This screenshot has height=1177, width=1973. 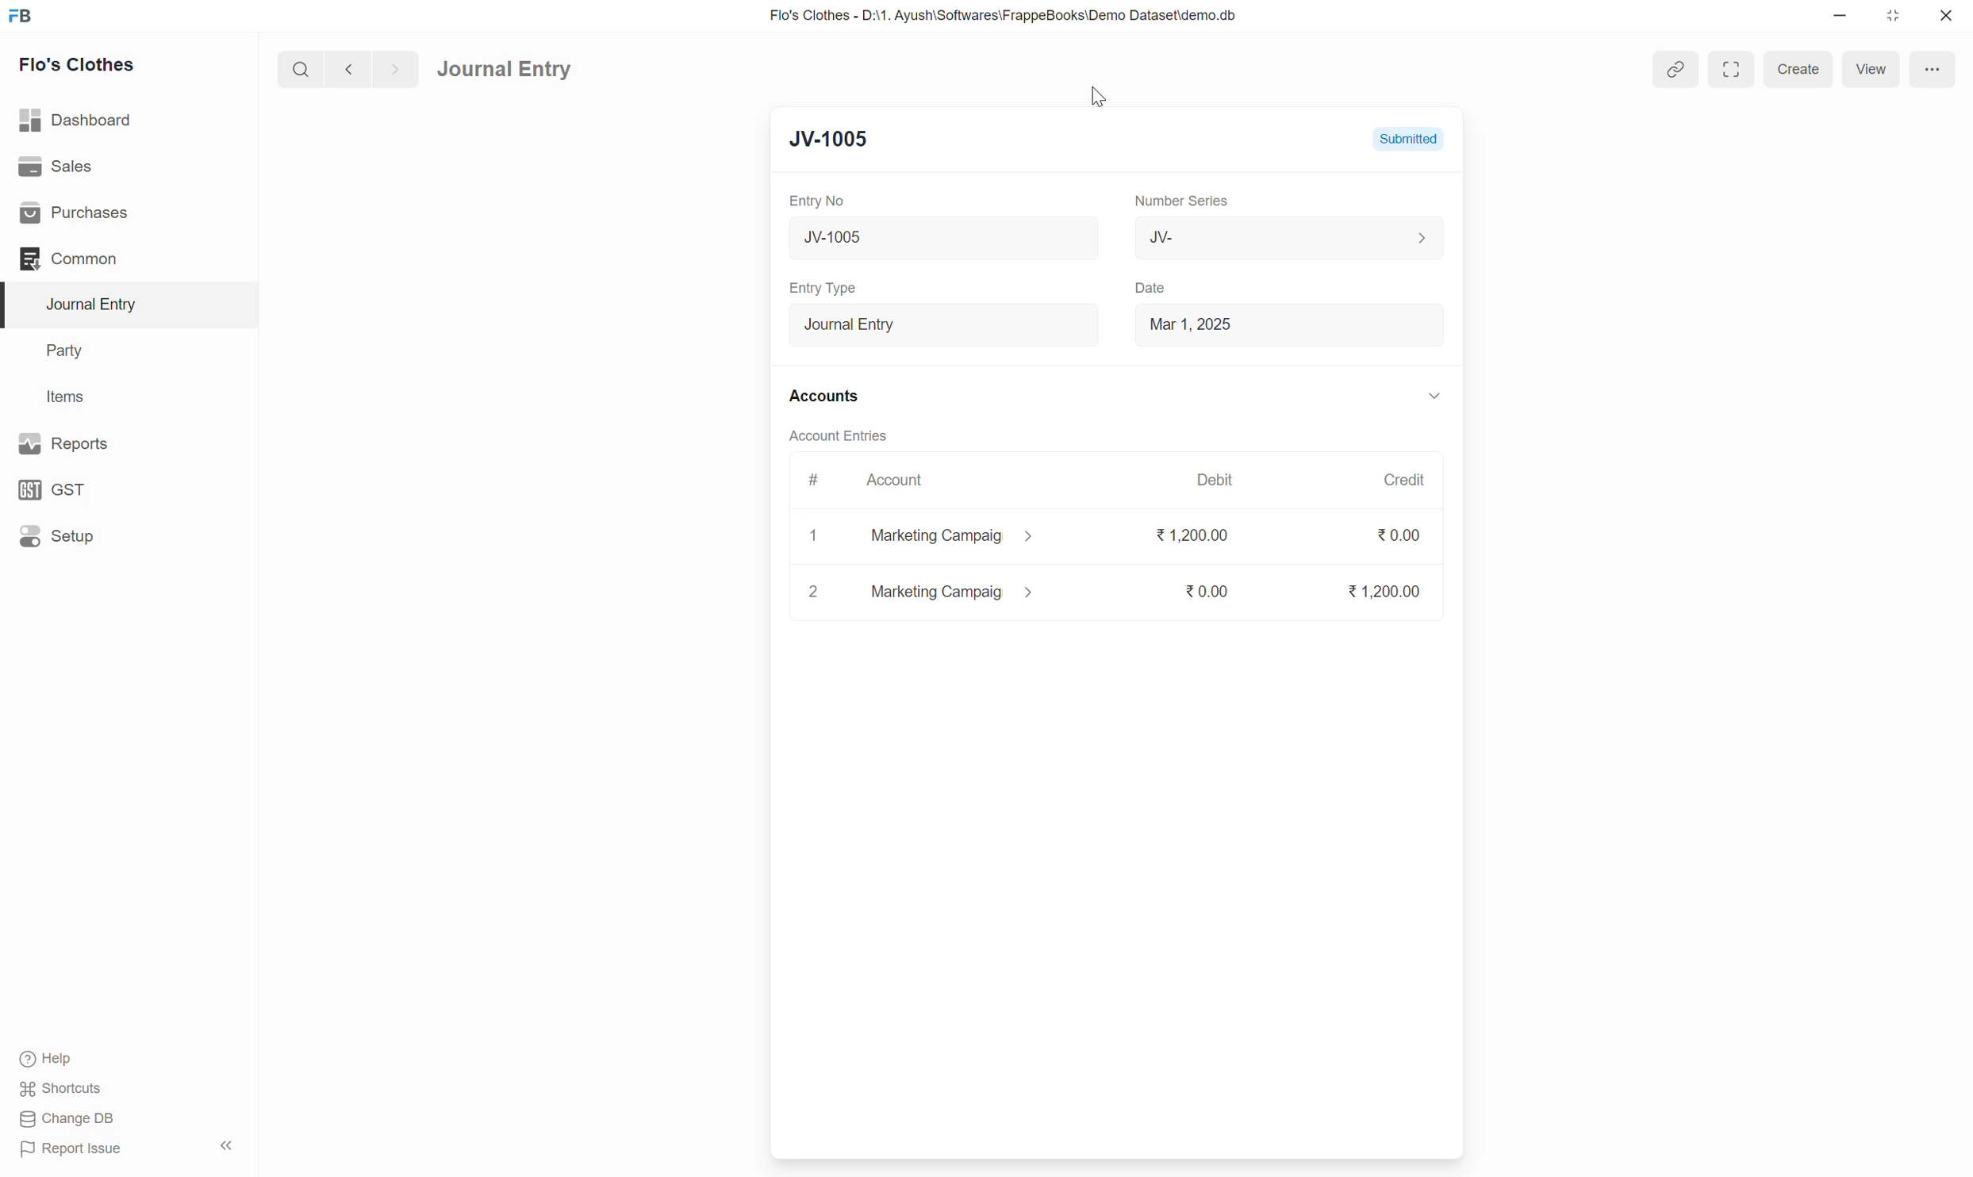 What do you see at coordinates (820, 201) in the screenshot?
I see `Entry No` at bounding box center [820, 201].